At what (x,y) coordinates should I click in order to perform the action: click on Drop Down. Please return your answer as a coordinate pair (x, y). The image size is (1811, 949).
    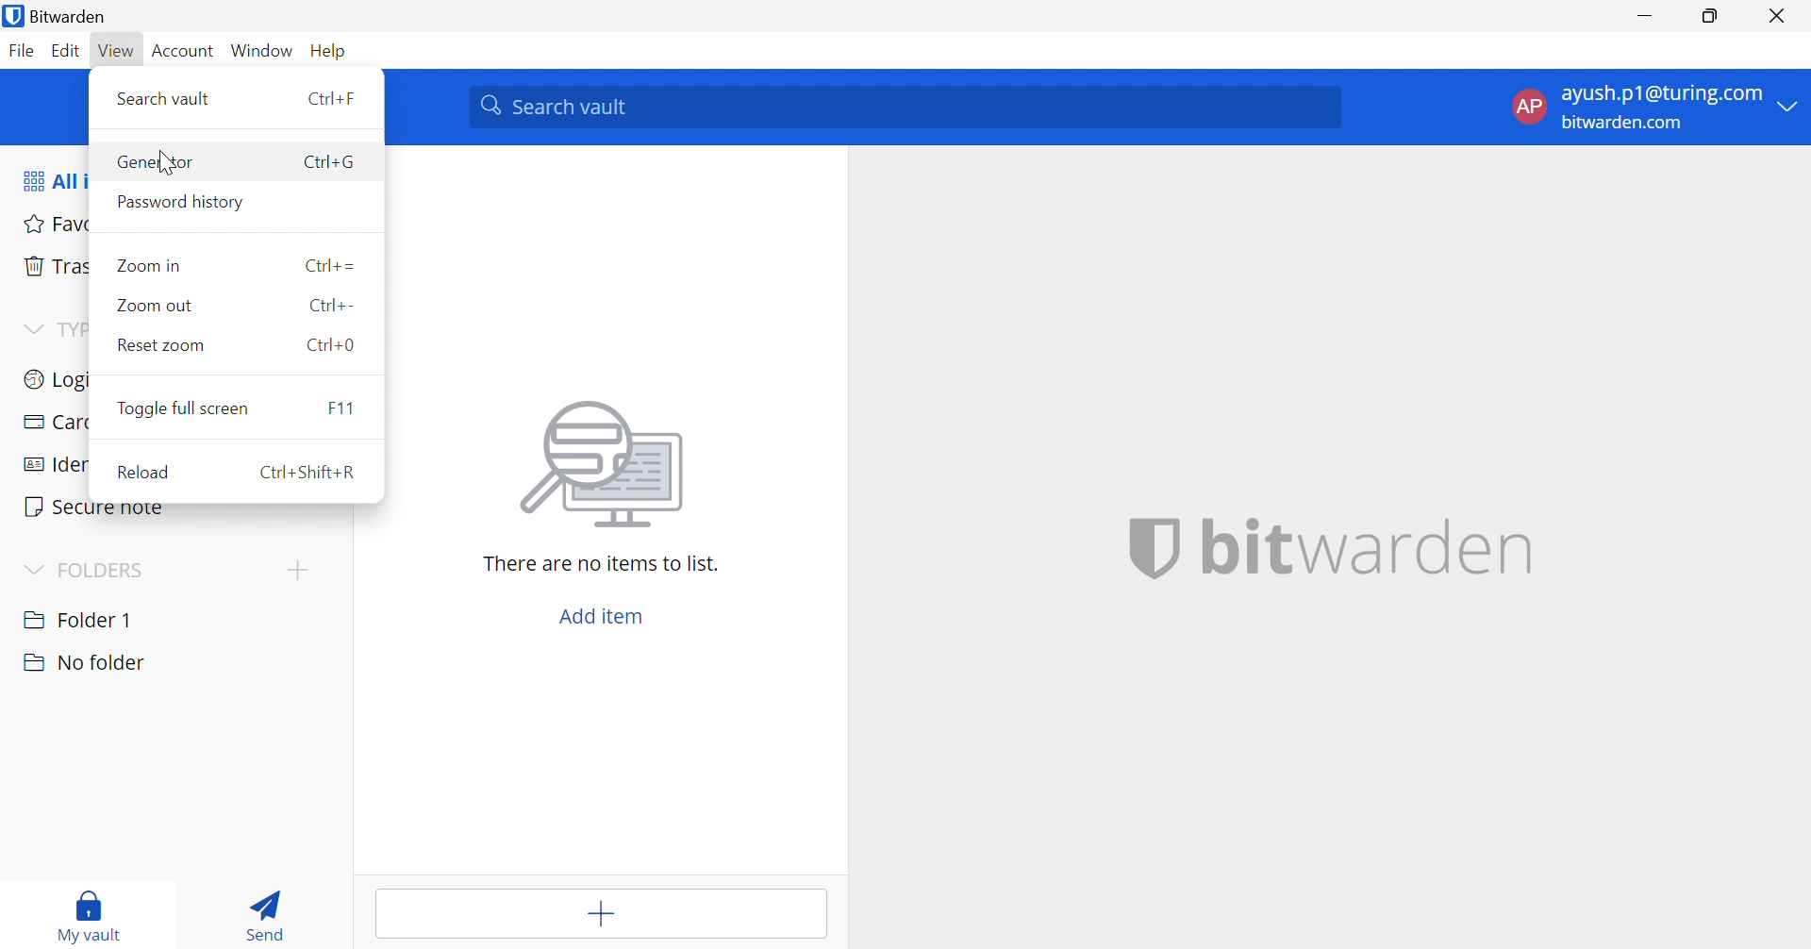
    Looking at the image, I should click on (32, 569).